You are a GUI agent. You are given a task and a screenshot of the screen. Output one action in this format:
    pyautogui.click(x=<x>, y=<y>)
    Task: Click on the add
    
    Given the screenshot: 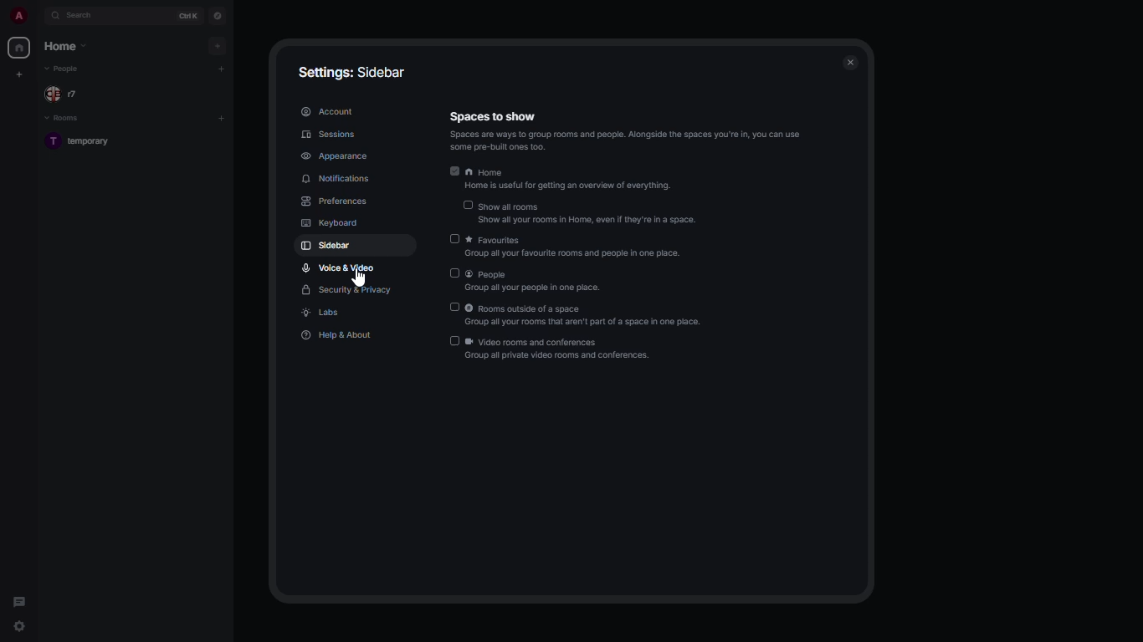 What is the action you would take?
    pyautogui.click(x=221, y=68)
    